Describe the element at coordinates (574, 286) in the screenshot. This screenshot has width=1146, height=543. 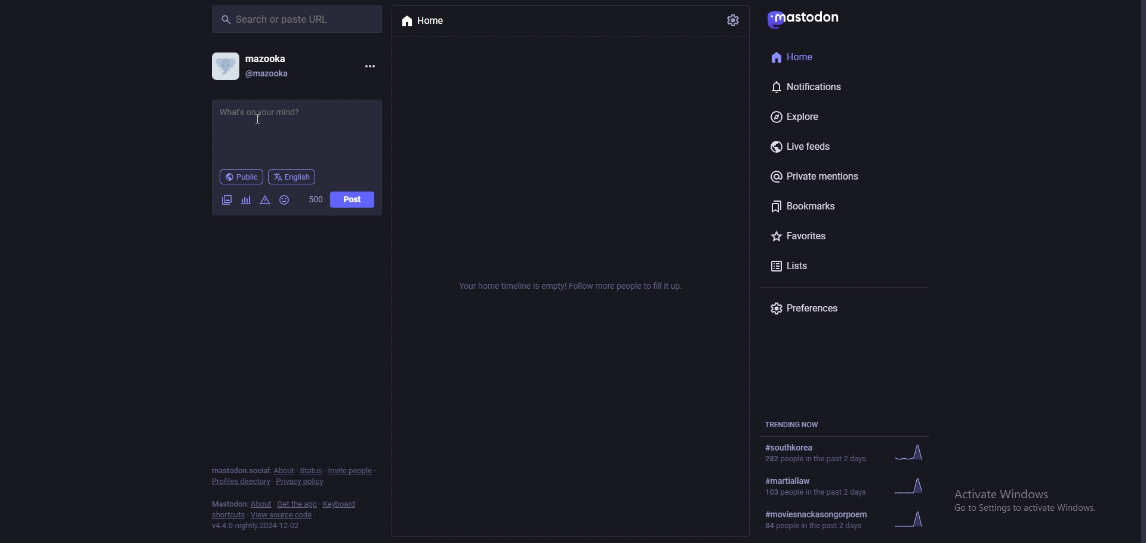
I see `info` at that location.